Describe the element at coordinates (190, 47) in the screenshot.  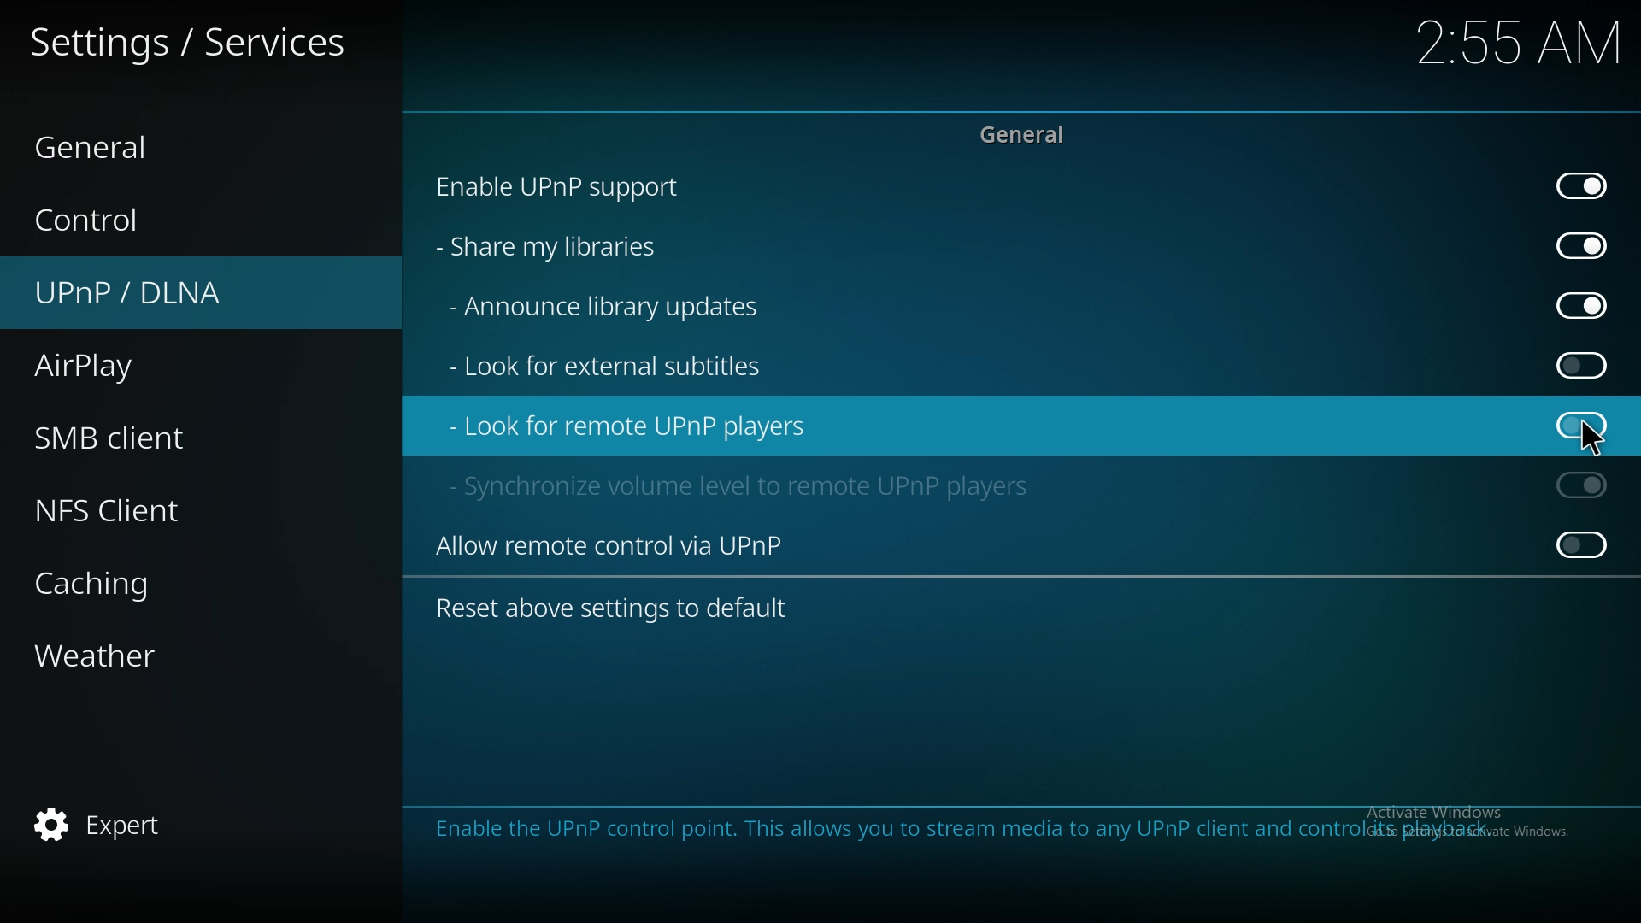
I see `services` at that location.